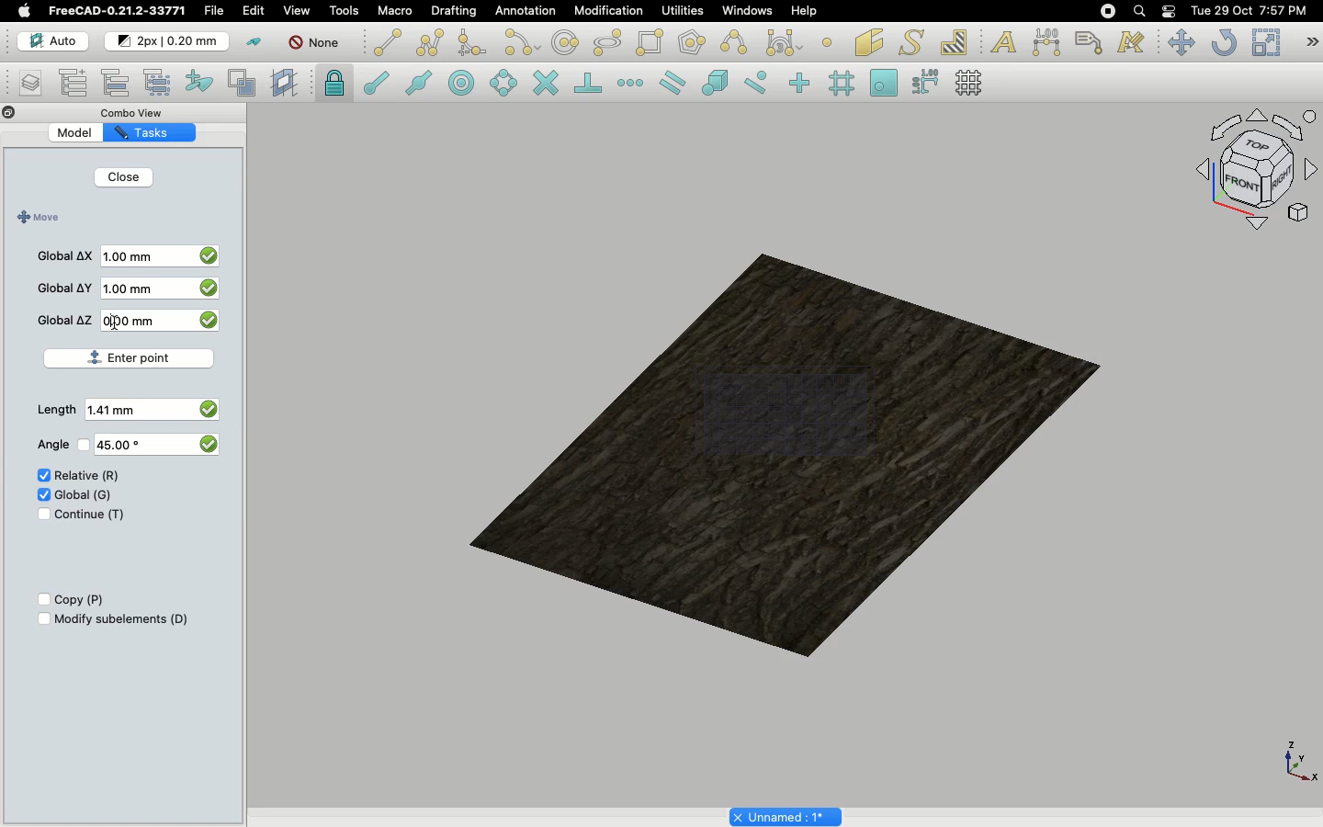 The height and width of the screenshot is (827, 1323). Describe the element at coordinates (467, 82) in the screenshot. I see `Snap center` at that location.